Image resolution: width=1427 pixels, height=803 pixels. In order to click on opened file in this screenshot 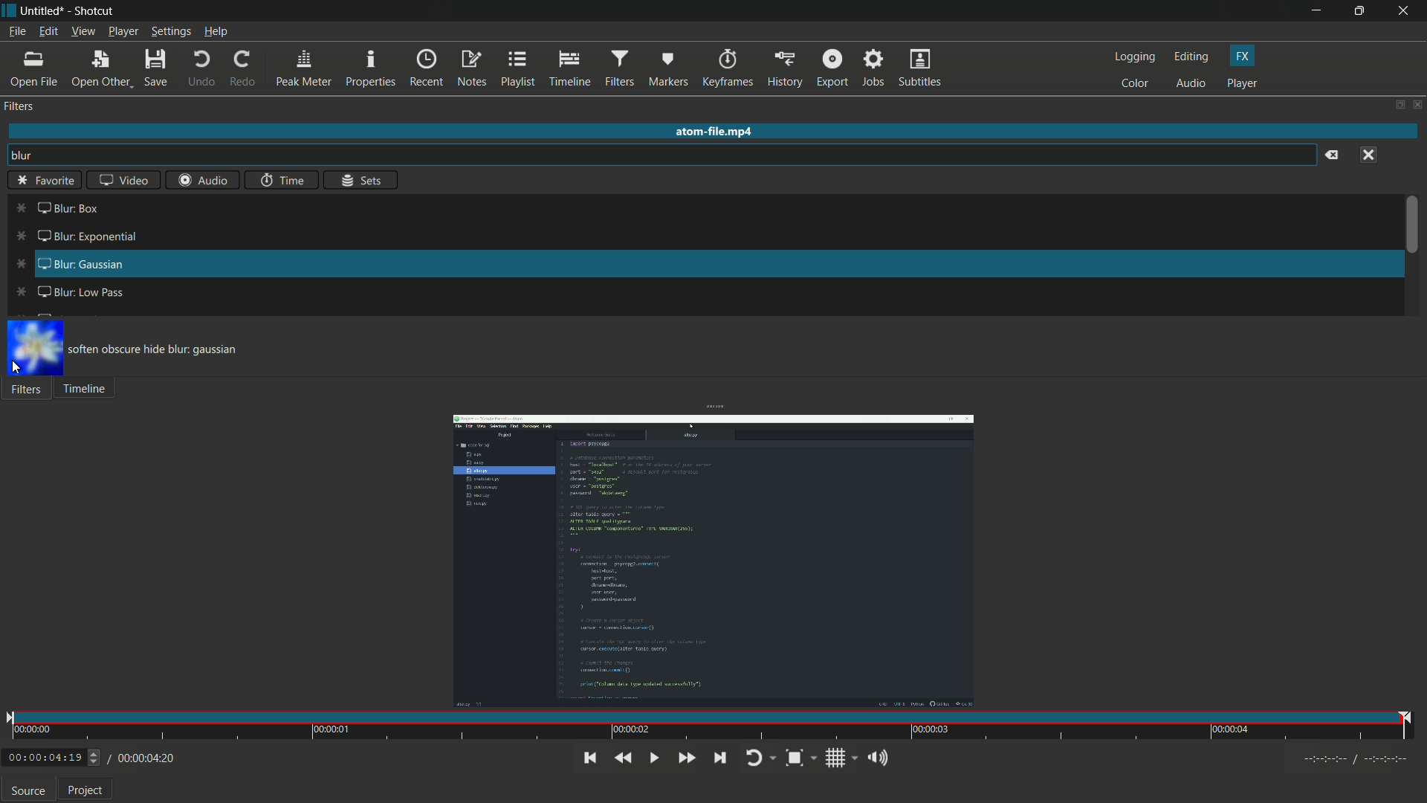, I will do `click(712, 561)`.